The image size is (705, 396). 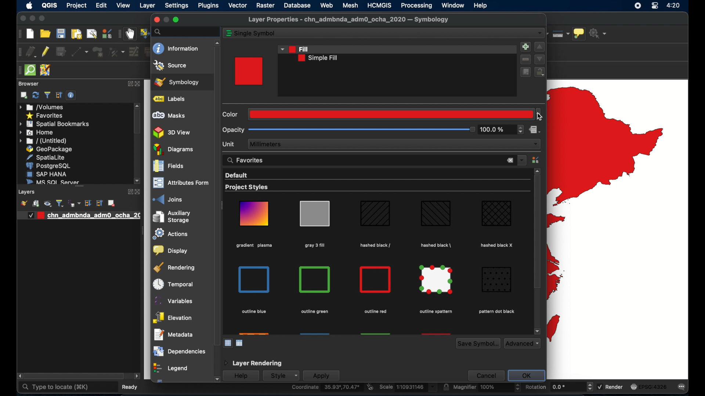 What do you see at coordinates (522, 159) in the screenshot?
I see `favorites dropdown` at bounding box center [522, 159].